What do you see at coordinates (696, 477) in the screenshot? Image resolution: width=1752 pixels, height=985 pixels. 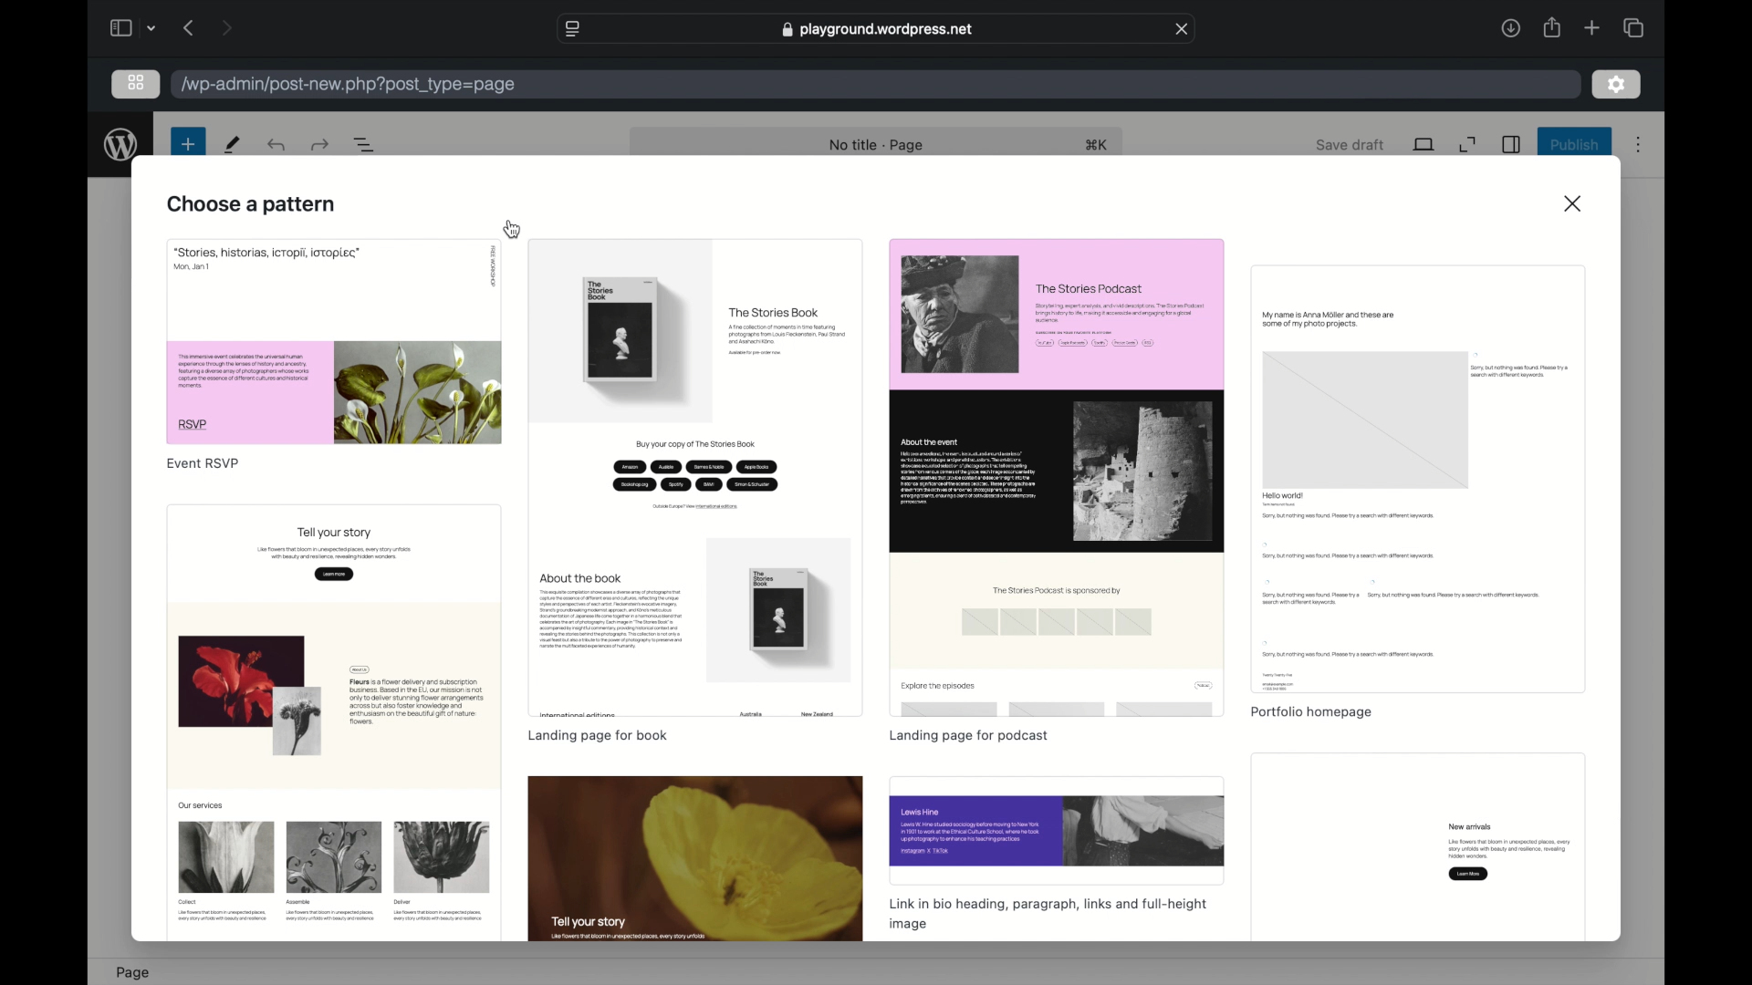 I see `preview` at bounding box center [696, 477].